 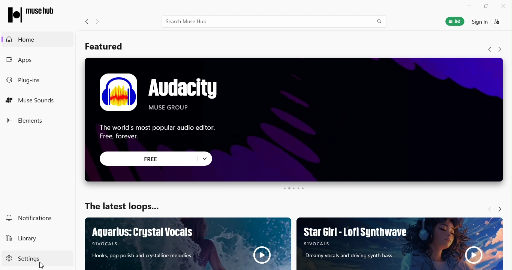 I want to click on Navigate back, so click(x=487, y=208).